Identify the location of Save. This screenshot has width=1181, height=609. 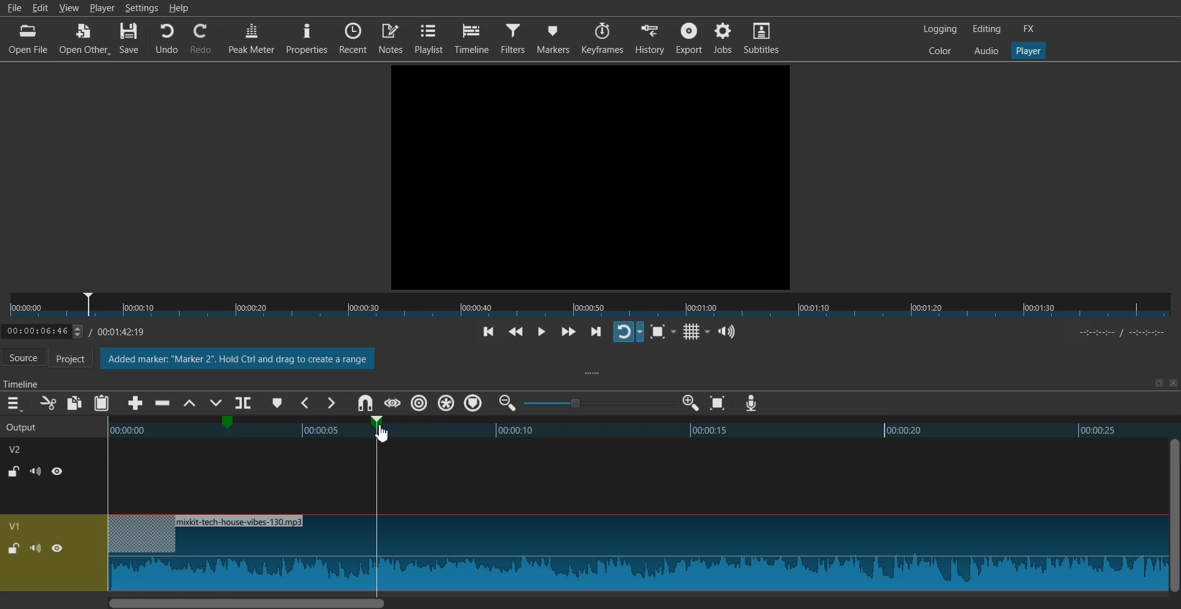
(130, 39).